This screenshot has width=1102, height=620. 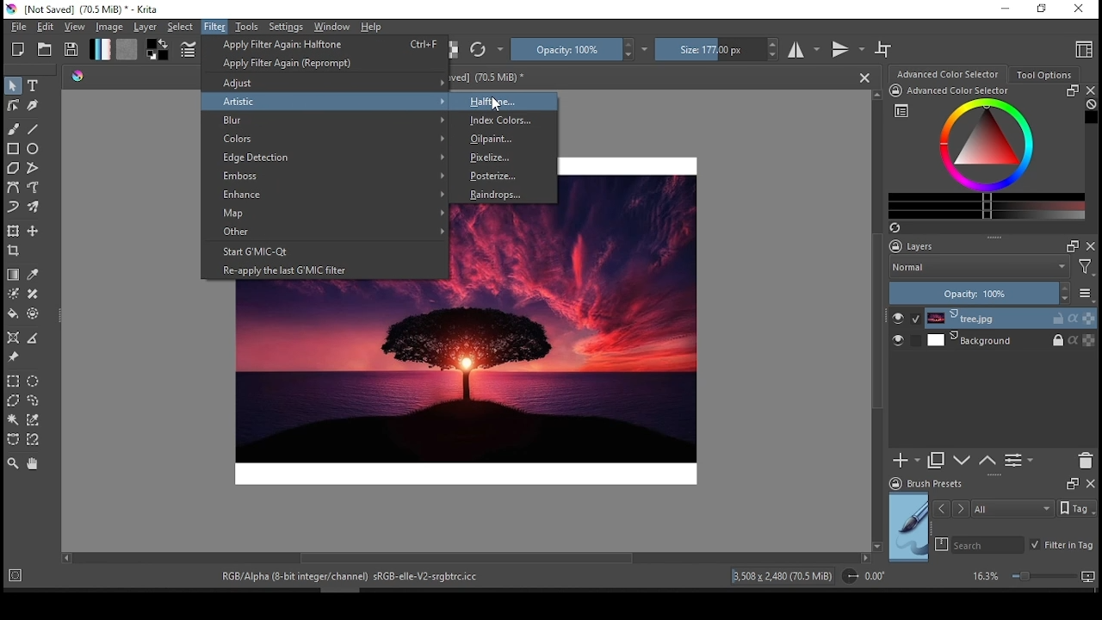 What do you see at coordinates (33, 293) in the screenshot?
I see `smart patch tool` at bounding box center [33, 293].